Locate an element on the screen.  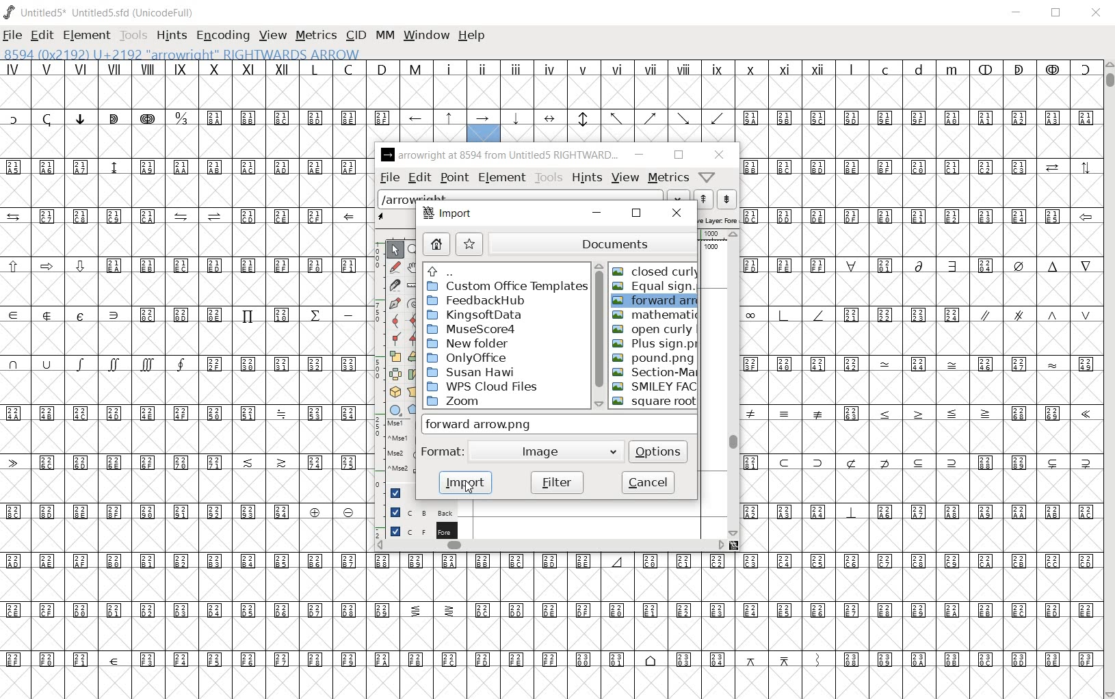
METRICS is located at coordinates (315, 35).